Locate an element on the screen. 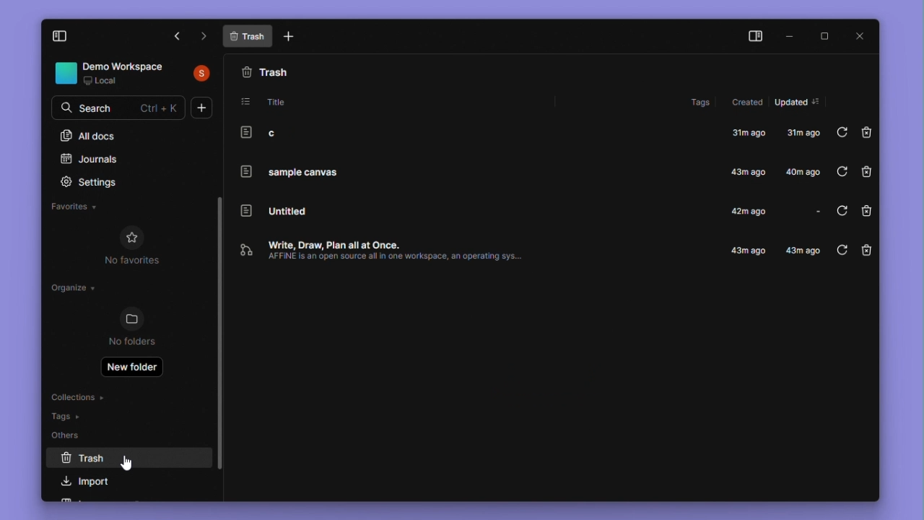 The width and height of the screenshot is (924, 520). restore is located at coordinates (842, 133).